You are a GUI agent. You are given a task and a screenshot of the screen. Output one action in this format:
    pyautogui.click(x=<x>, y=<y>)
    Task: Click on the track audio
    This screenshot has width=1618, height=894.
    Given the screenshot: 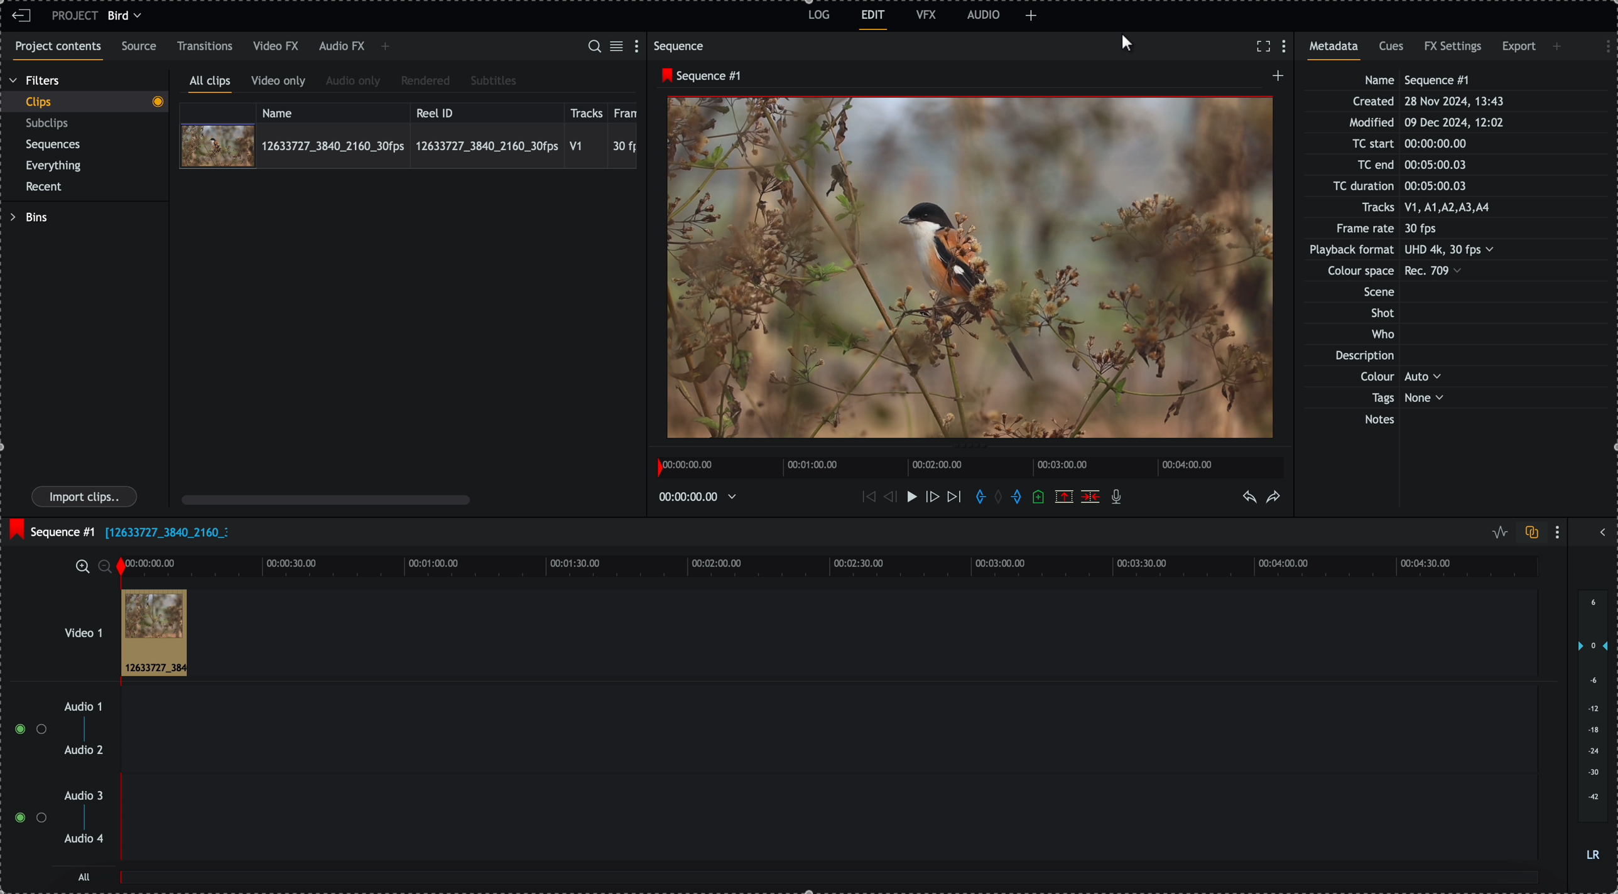 What is the action you would take?
    pyautogui.click(x=828, y=825)
    